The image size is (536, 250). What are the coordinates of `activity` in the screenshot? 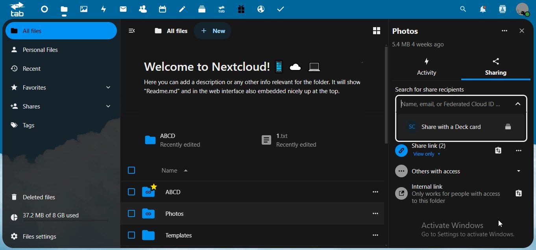 It's located at (428, 68).